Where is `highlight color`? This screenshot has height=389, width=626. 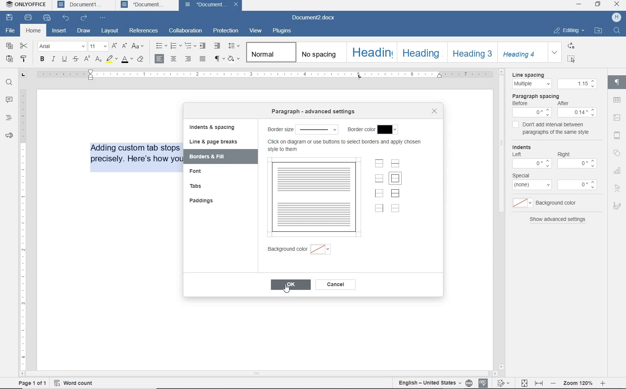
highlight color is located at coordinates (111, 60).